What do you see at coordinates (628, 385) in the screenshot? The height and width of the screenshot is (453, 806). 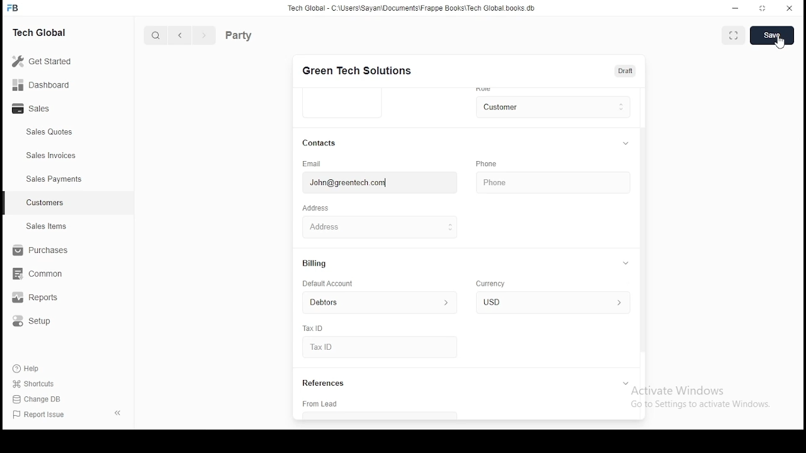 I see `collapse` at bounding box center [628, 385].